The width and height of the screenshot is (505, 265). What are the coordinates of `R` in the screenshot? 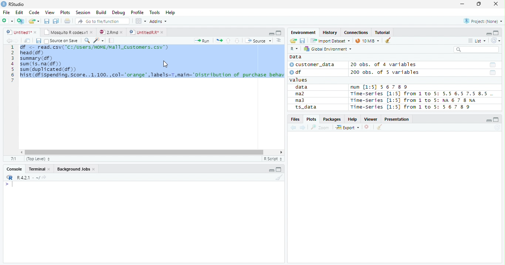 It's located at (9, 178).